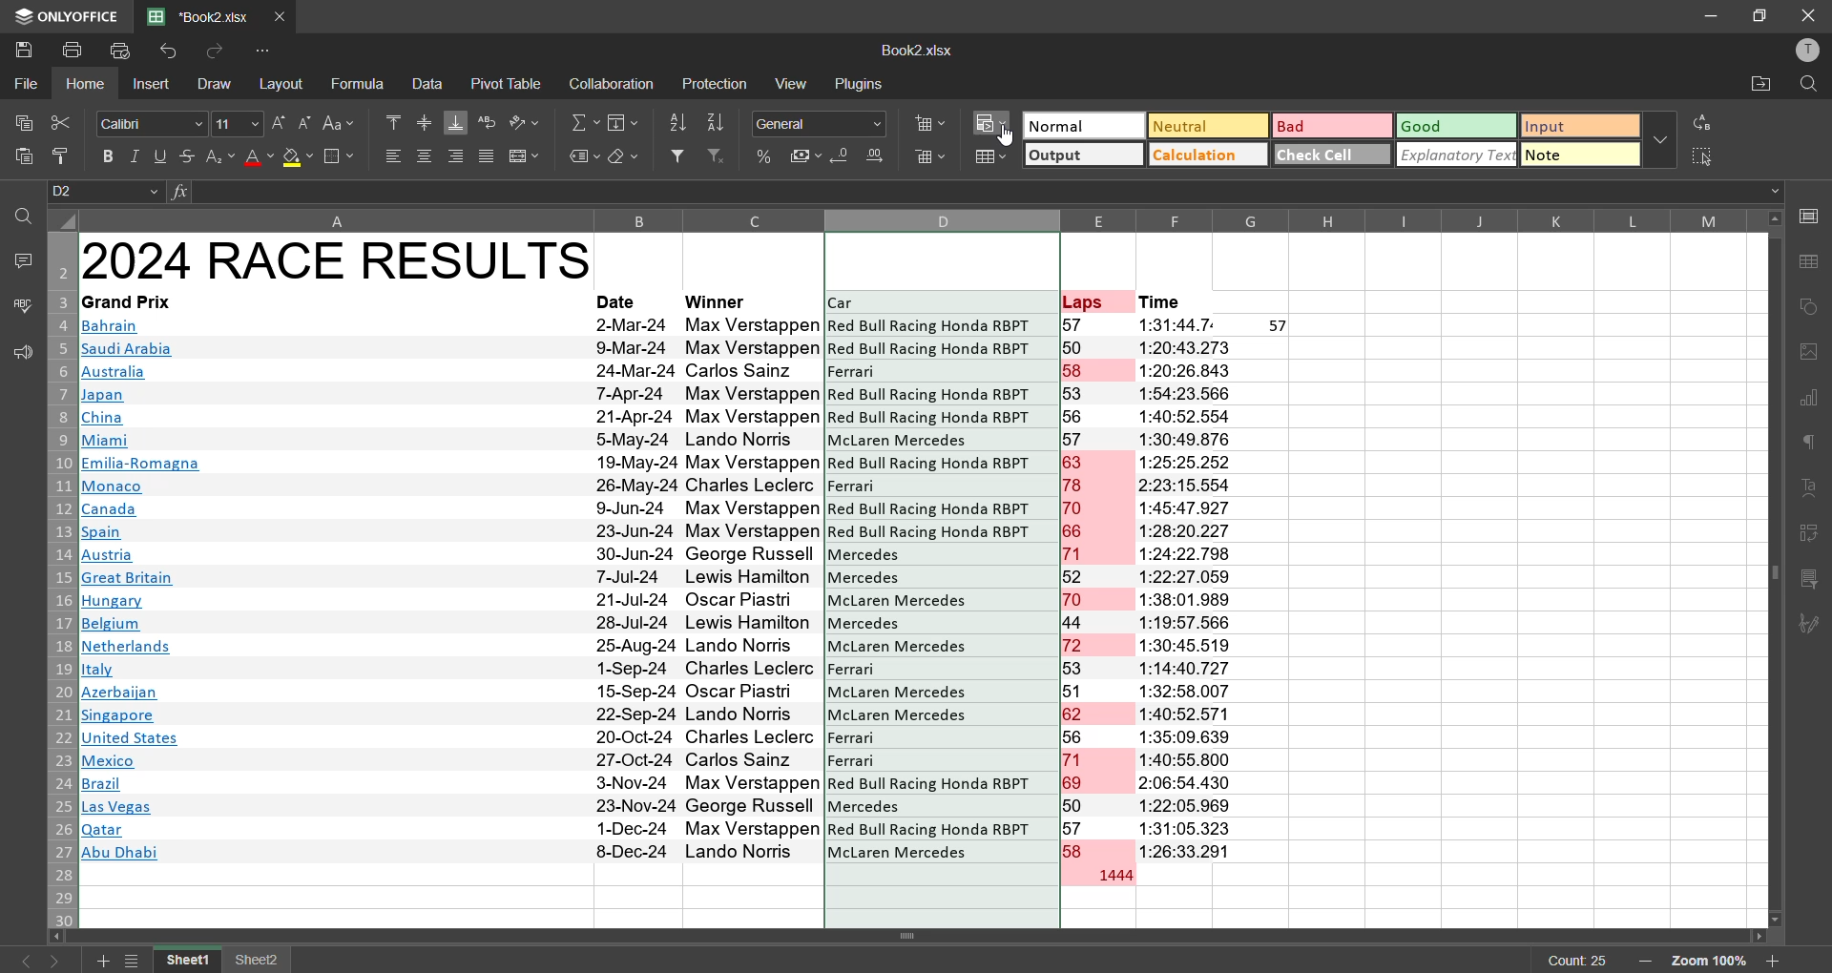 This screenshot has height=973, width=1832. I want to click on minimize, so click(1712, 16).